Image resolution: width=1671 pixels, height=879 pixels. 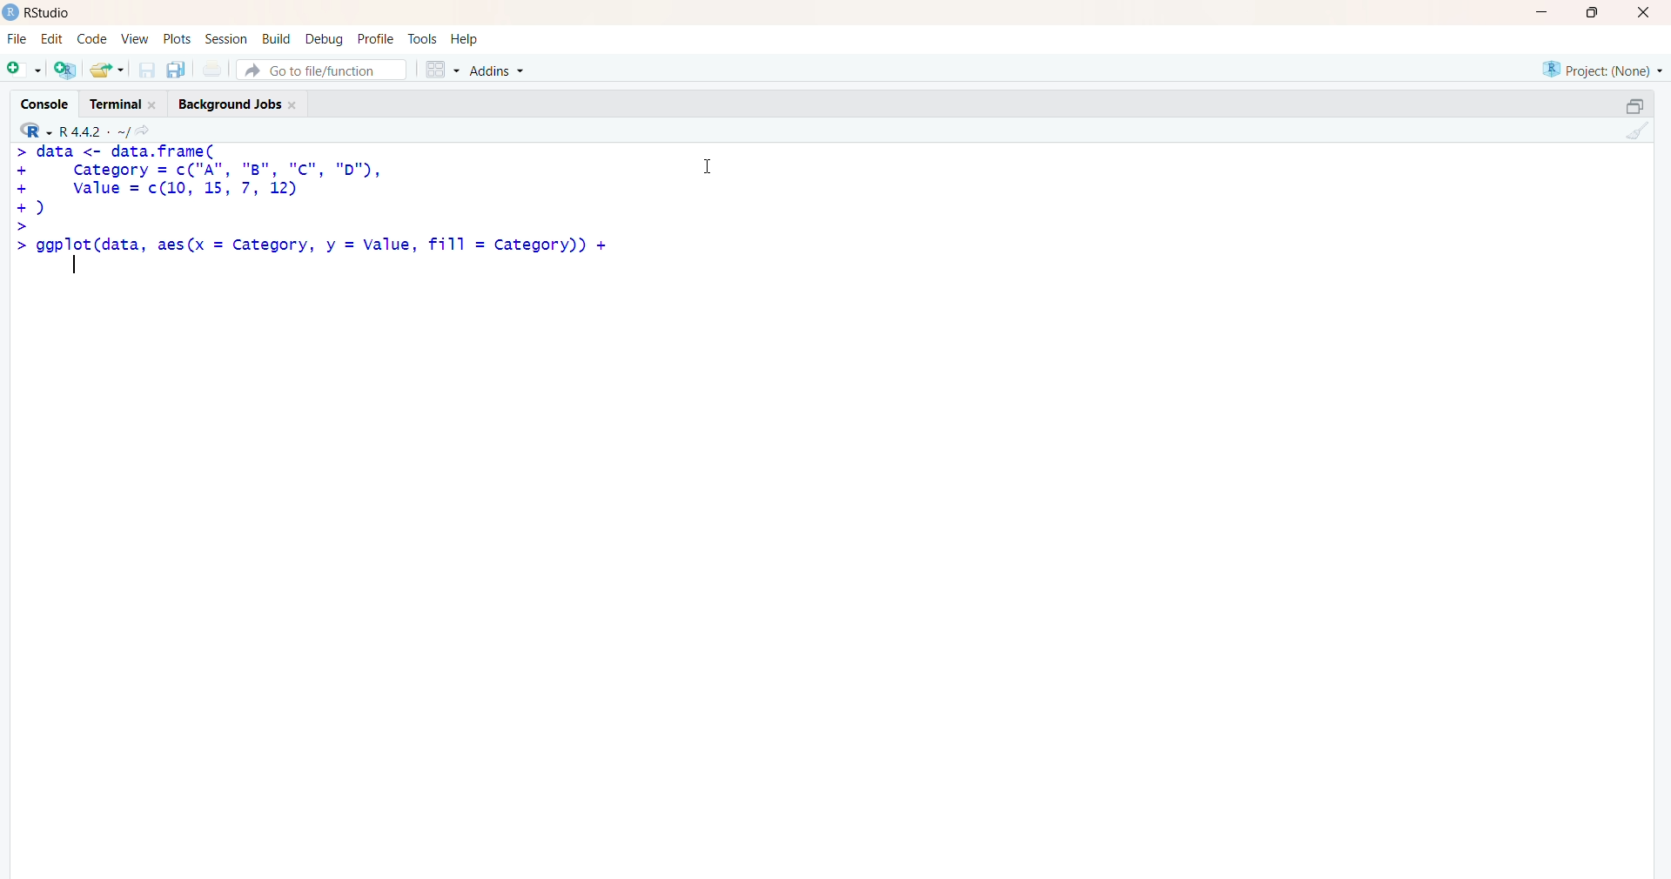 What do you see at coordinates (374, 40) in the screenshot?
I see `profile` at bounding box center [374, 40].